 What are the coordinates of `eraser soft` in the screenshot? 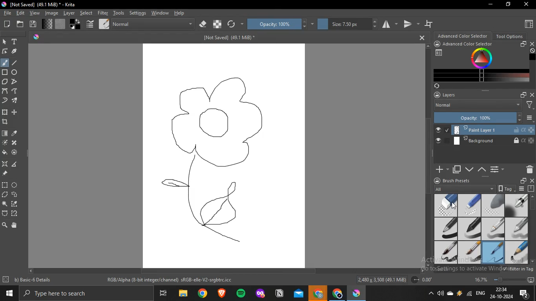 It's located at (493, 205).